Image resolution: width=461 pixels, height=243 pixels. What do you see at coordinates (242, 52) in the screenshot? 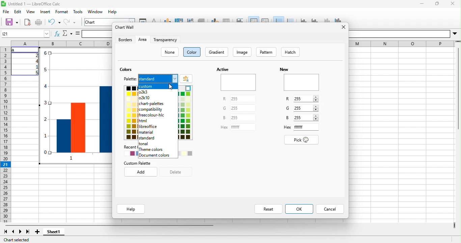
I see `image` at bounding box center [242, 52].